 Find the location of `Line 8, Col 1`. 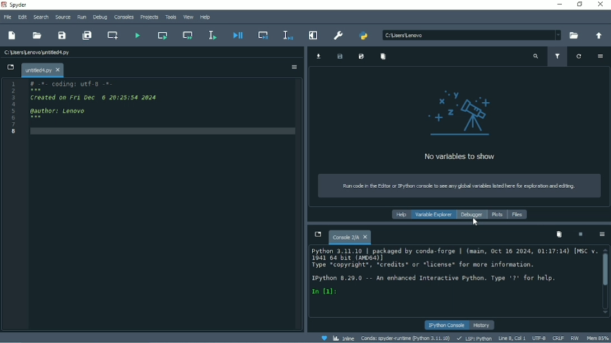

Line 8, Col 1 is located at coordinates (511, 338).